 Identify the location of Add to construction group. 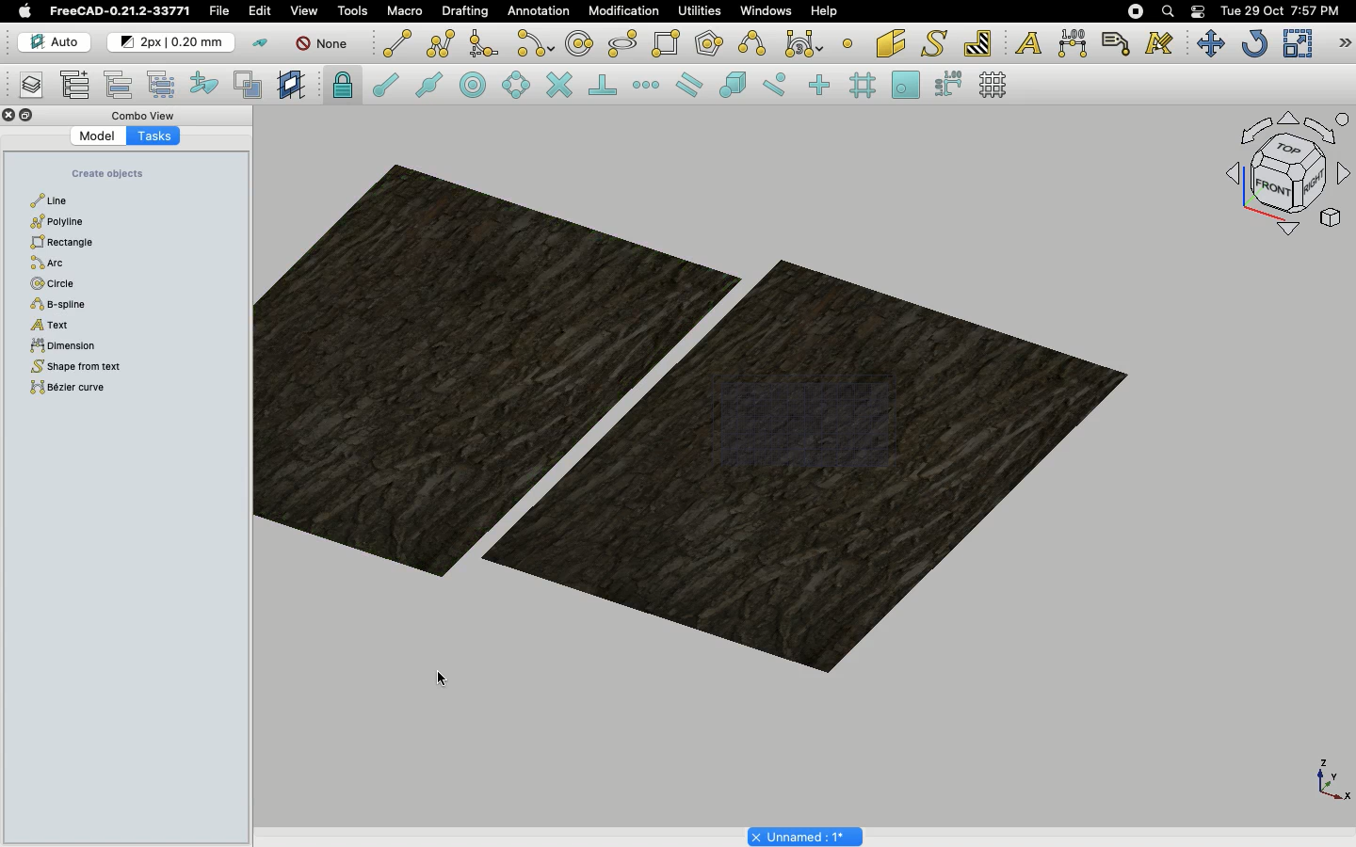
(205, 82).